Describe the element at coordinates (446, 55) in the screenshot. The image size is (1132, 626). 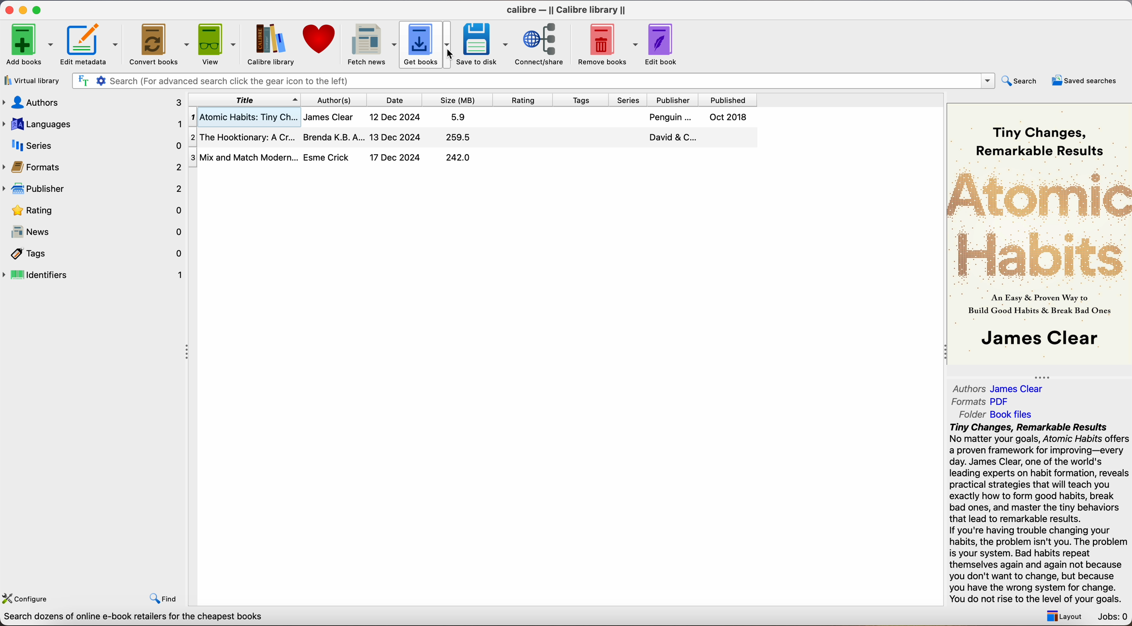
I see `cursor` at that location.